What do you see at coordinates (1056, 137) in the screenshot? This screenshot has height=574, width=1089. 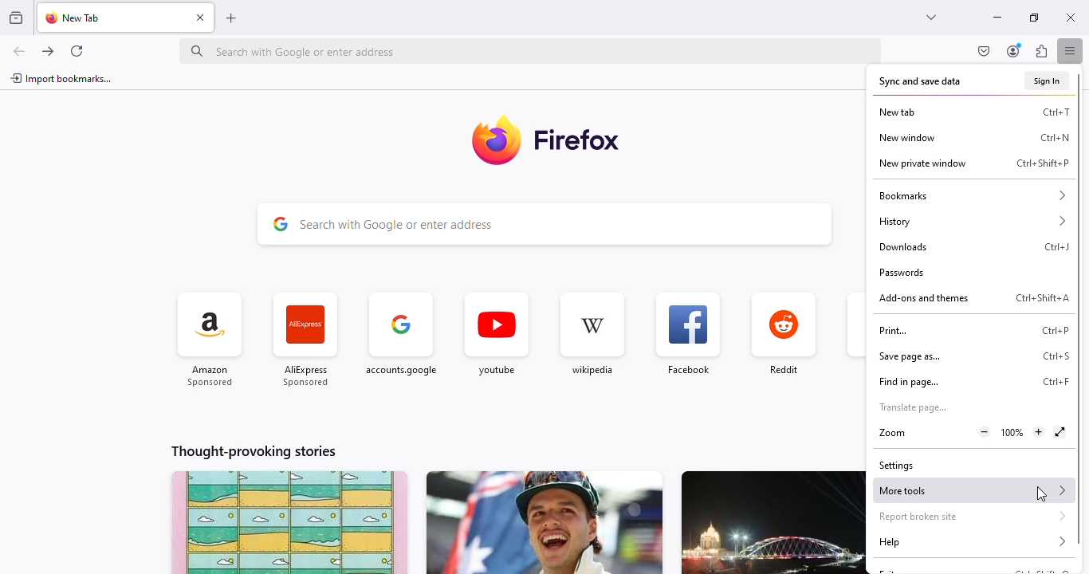 I see `shortcut for new window` at bounding box center [1056, 137].